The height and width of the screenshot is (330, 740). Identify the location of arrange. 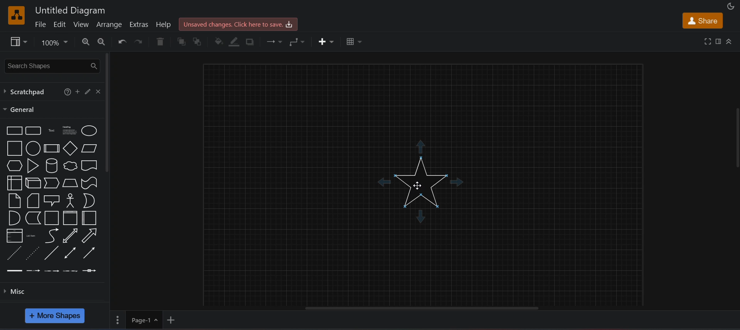
(110, 24).